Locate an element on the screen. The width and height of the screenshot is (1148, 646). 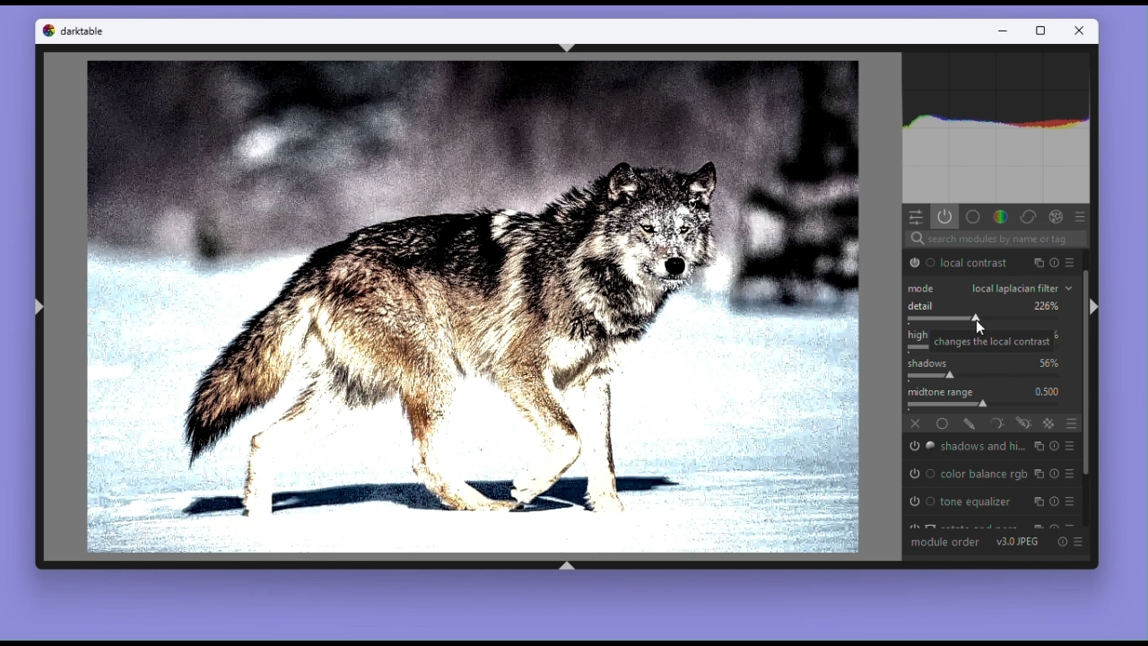
'color balance rgb' is switched off is located at coordinates (920, 474).